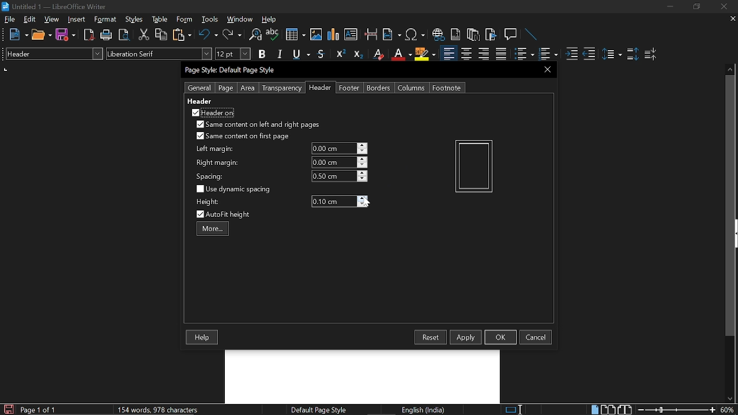  Describe the element at coordinates (439, 35) in the screenshot. I see `Insert hyperlink` at that location.